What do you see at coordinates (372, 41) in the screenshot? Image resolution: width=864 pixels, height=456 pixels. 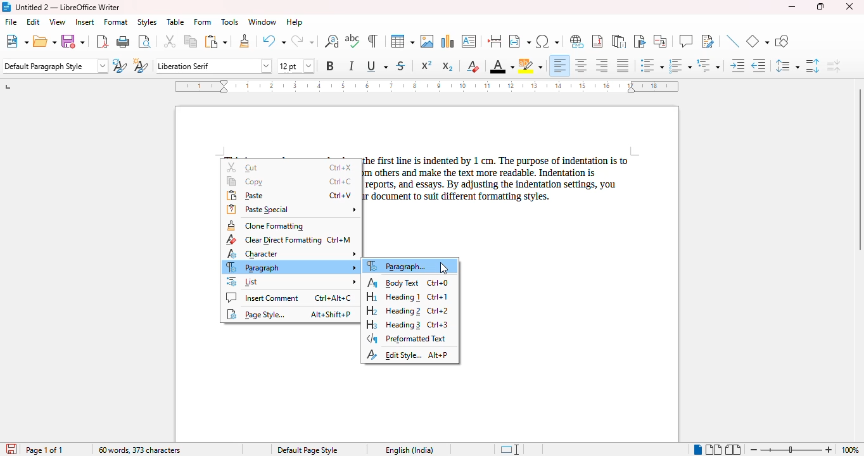 I see `toggle formatting marks` at bounding box center [372, 41].